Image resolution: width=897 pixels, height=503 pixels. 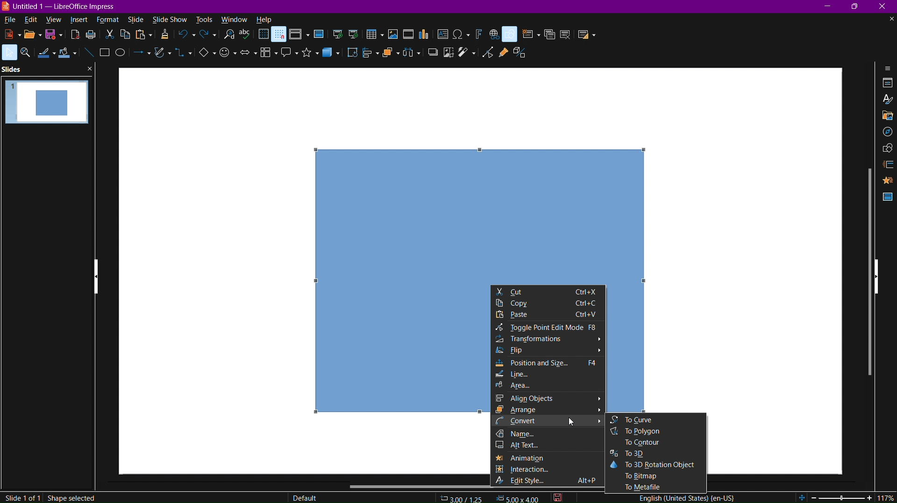 What do you see at coordinates (230, 37) in the screenshot?
I see `Search and Replace` at bounding box center [230, 37].